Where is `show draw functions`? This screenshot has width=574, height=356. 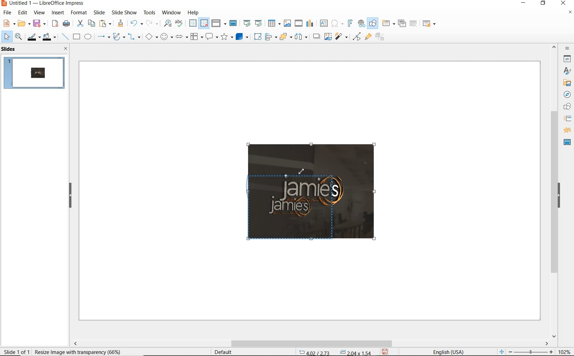 show draw functions is located at coordinates (373, 24).